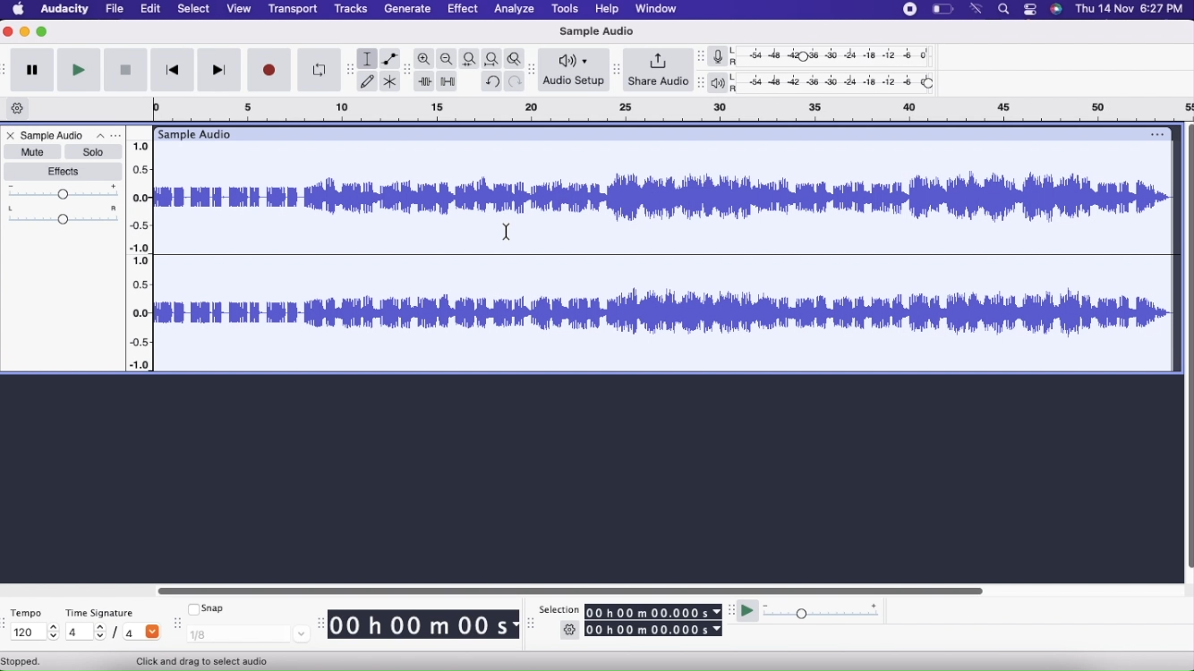 The image size is (1194, 671). Describe the element at coordinates (53, 135) in the screenshot. I see `Sample Audio` at that location.